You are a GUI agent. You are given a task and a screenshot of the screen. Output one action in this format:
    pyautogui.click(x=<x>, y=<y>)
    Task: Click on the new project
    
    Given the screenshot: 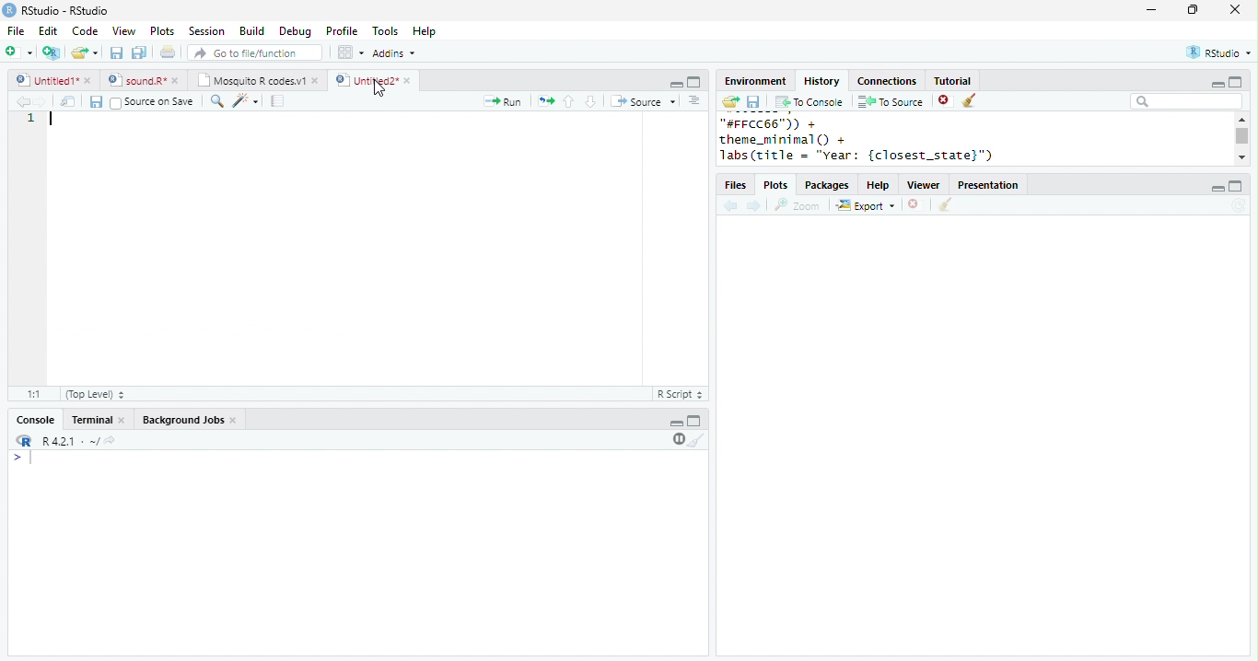 What is the action you would take?
    pyautogui.click(x=52, y=52)
    